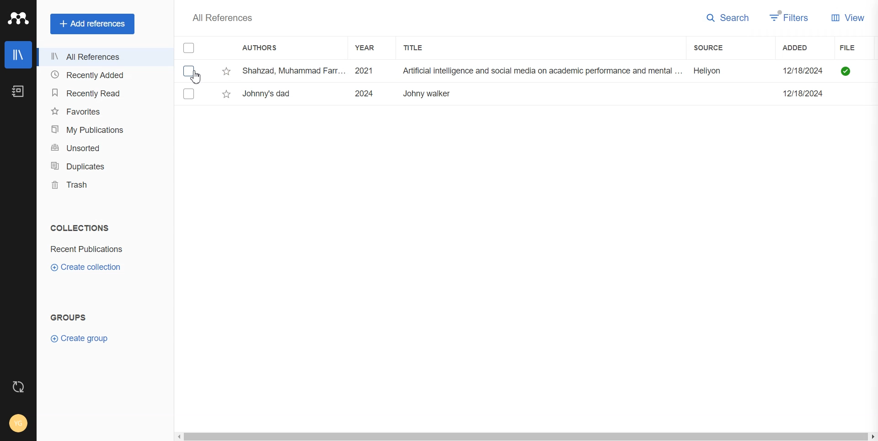  Describe the element at coordinates (102, 57) in the screenshot. I see `All References` at that location.